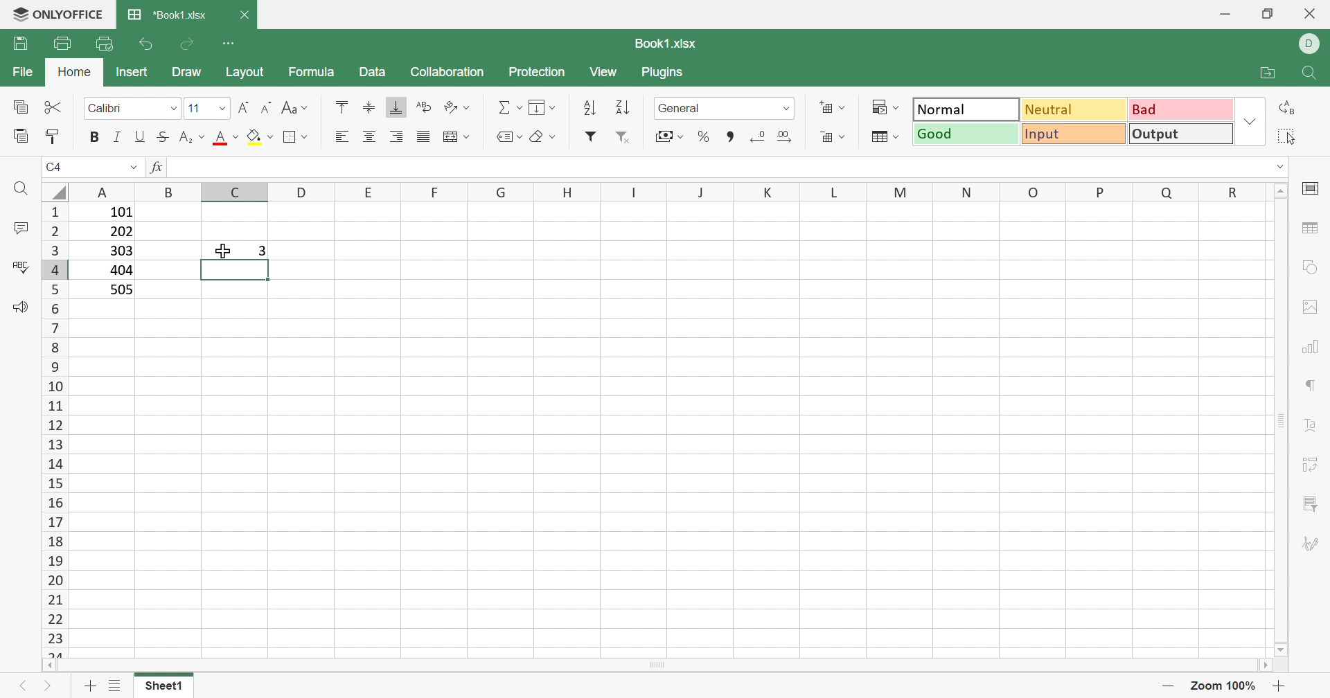 The height and width of the screenshot is (698, 1330). What do you see at coordinates (396, 138) in the screenshot?
I see `Align Right` at bounding box center [396, 138].